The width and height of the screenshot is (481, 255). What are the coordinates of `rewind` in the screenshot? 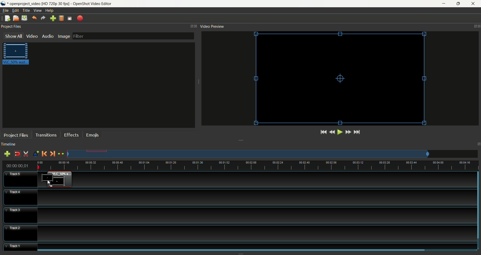 It's located at (332, 132).